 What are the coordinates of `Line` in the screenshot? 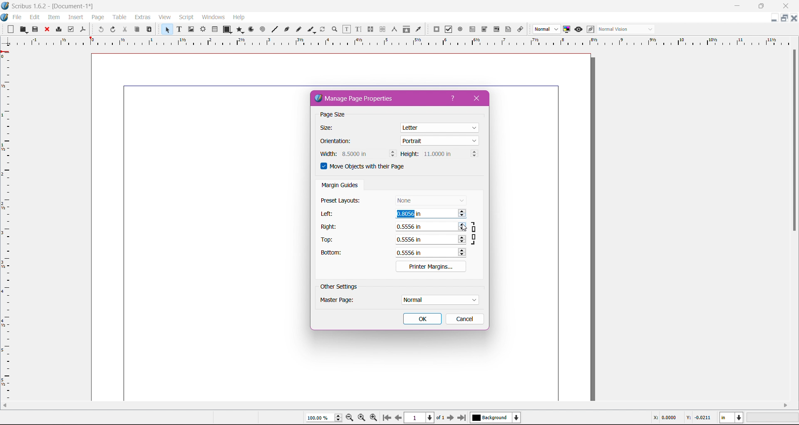 It's located at (275, 28).